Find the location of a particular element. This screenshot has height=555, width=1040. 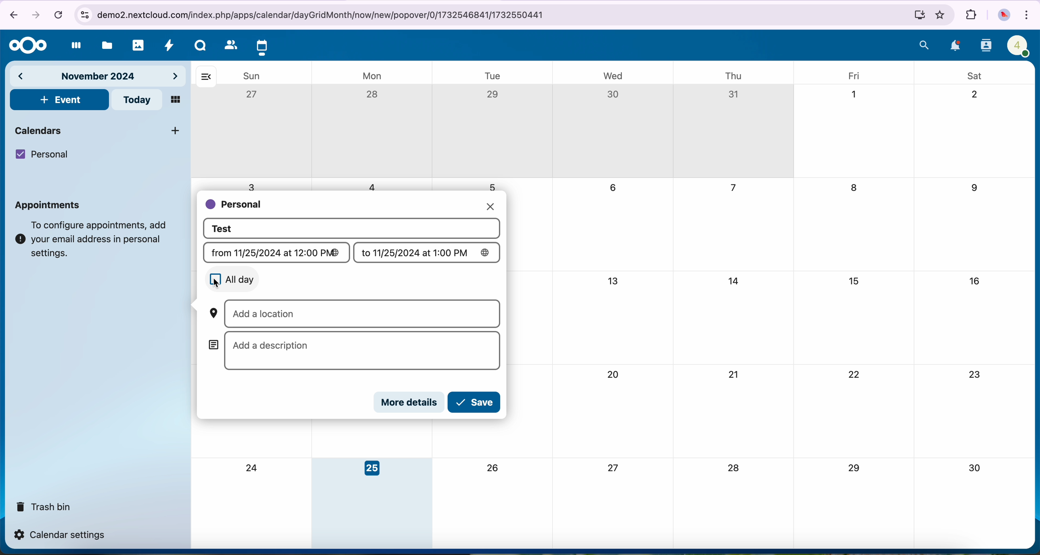

more details is located at coordinates (410, 402).